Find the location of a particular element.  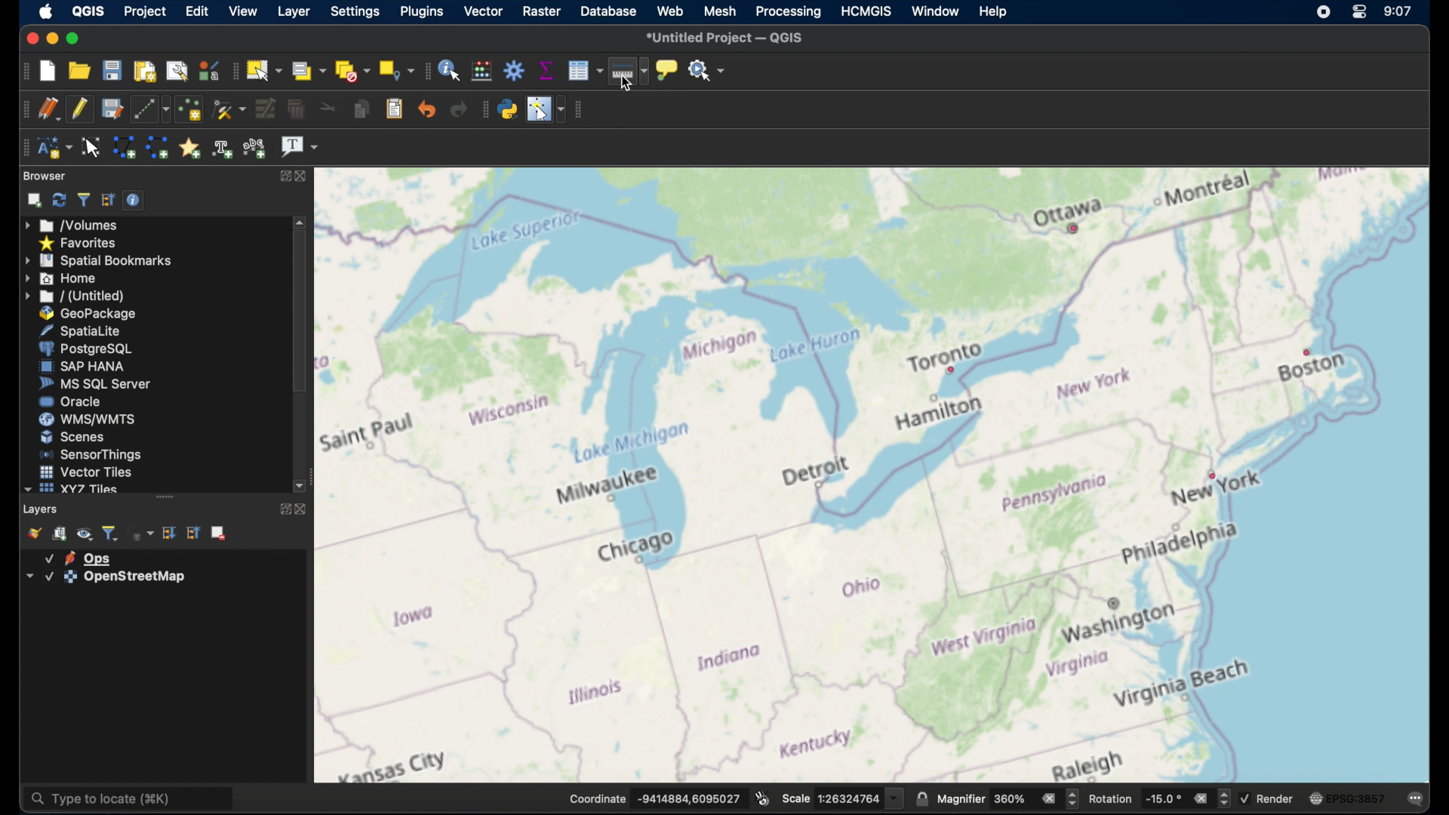

attributes toolbar is located at coordinates (426, 71).